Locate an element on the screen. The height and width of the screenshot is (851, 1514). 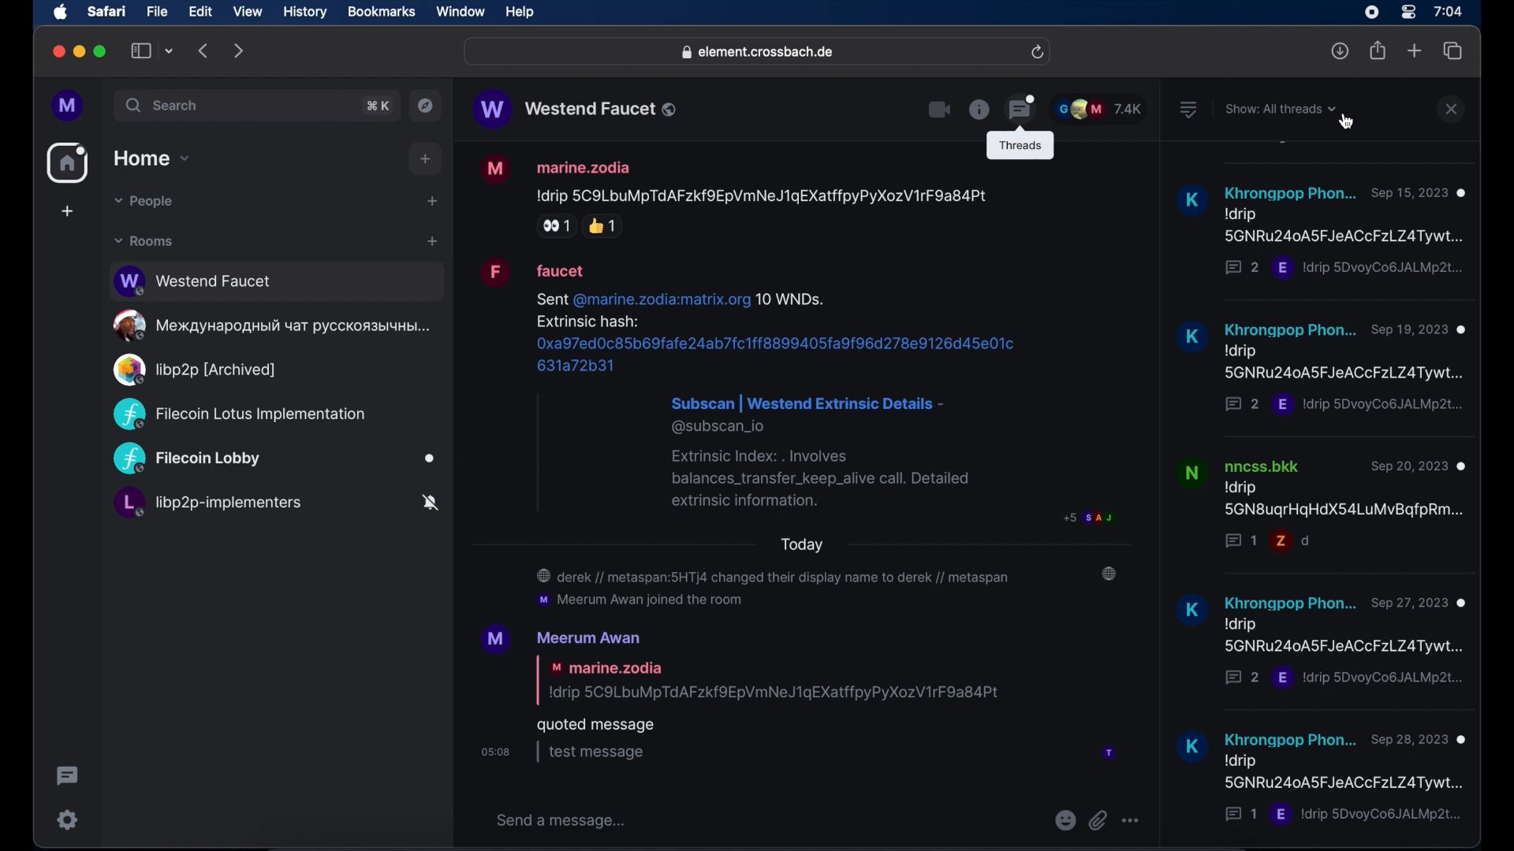
share is located at coordinates (1378, 51).